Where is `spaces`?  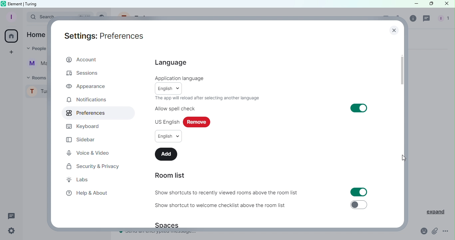 spaces is located at coordinates (170, 225).